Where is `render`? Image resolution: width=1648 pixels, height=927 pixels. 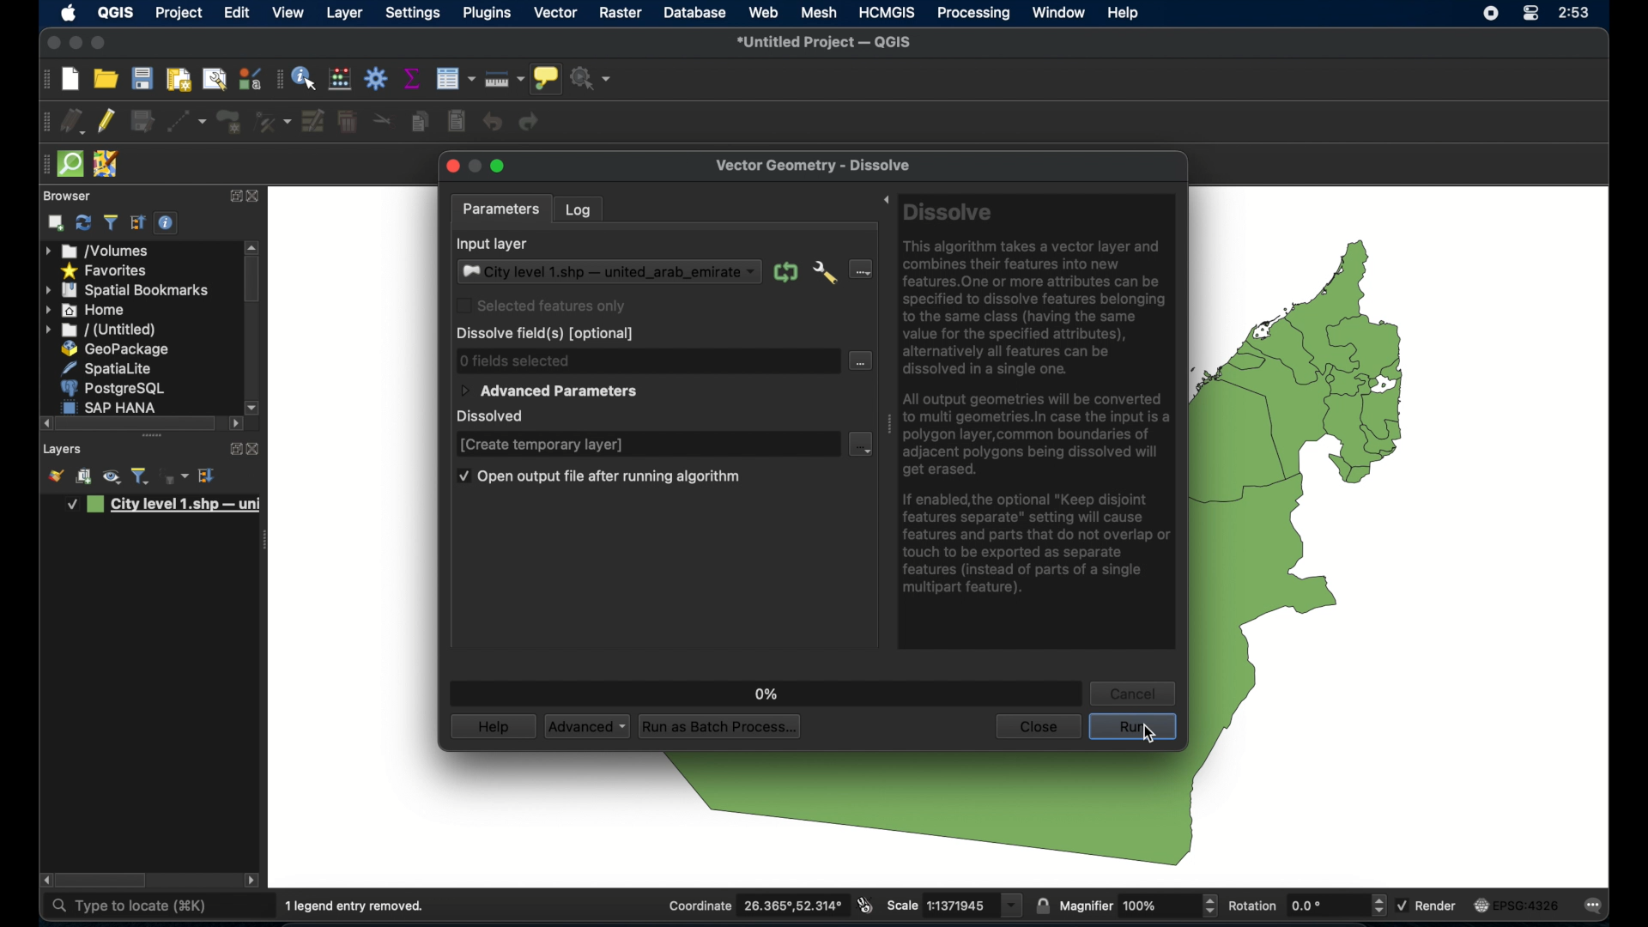
render is located at coordinates (1429, 906).